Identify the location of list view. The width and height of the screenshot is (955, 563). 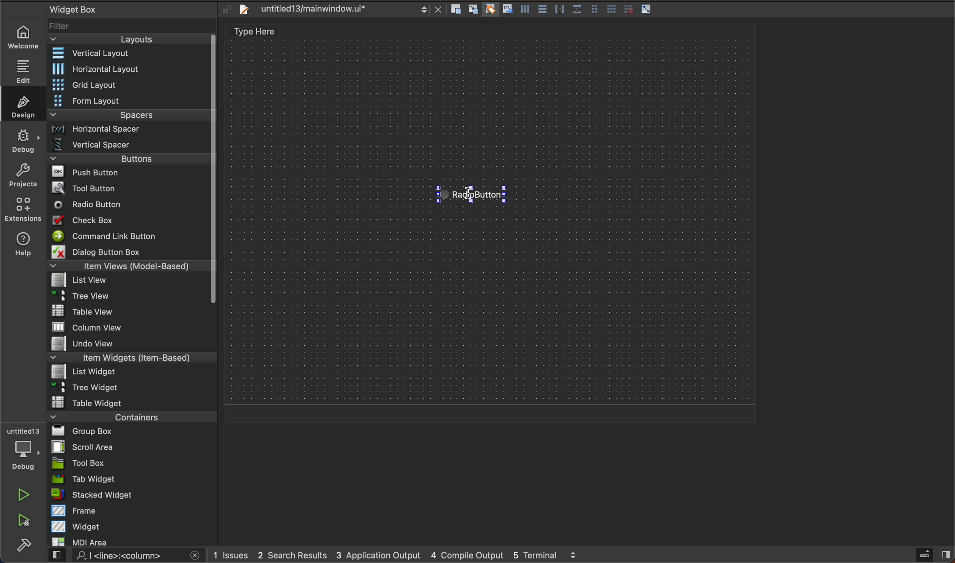
(127, 283).